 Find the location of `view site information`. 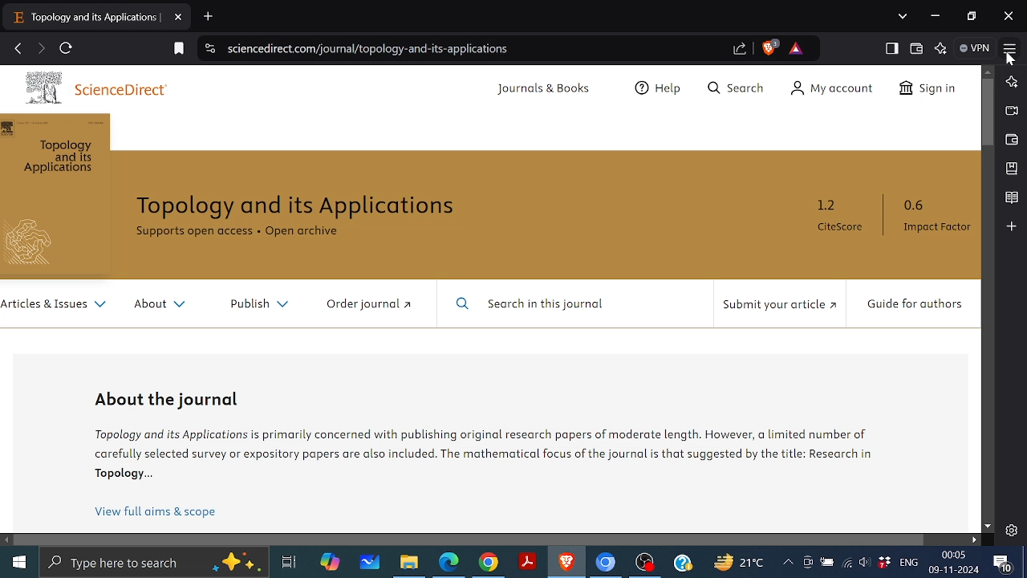

view site information is located at coordinates (209, 49).